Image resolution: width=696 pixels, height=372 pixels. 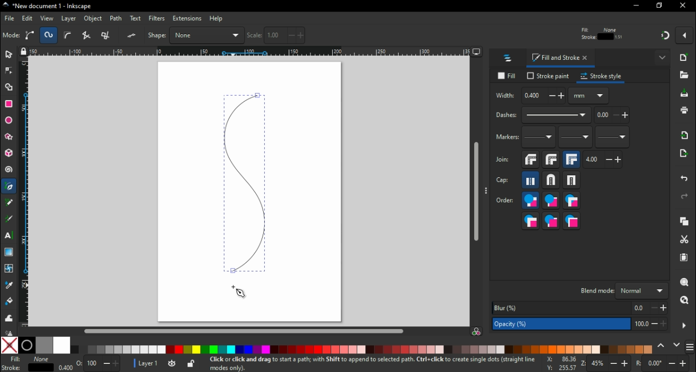 I want to click on dropper tool, so click(x=8, y=285).